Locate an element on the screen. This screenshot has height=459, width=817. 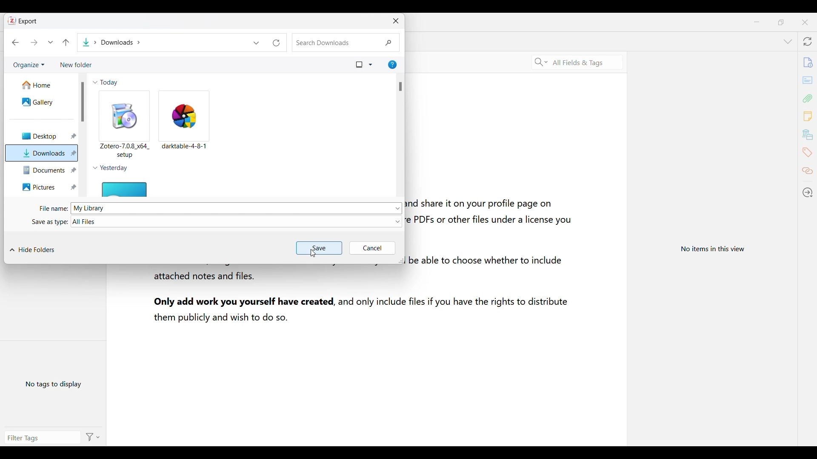
Close is located at coordinates (396, 22).